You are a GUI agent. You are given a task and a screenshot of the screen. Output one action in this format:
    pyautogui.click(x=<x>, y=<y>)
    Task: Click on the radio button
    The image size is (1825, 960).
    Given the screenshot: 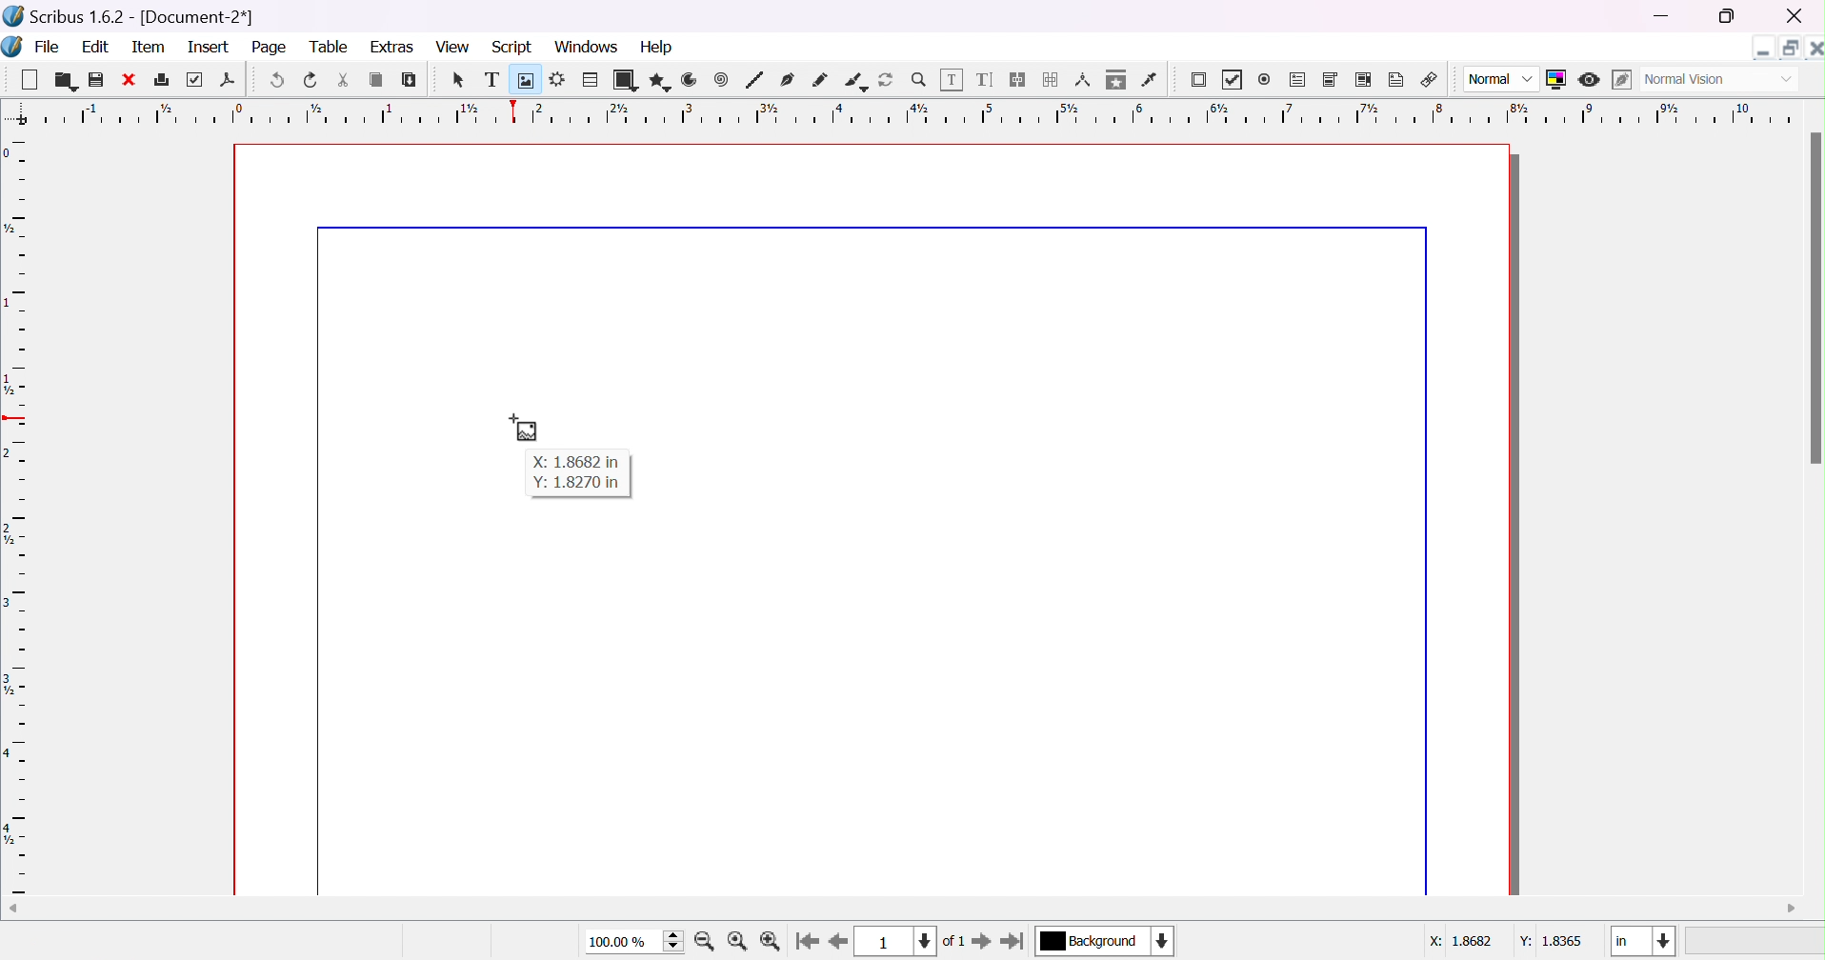 What is the action you would take?
    pyautogui.click(x=1266, y=80)
    